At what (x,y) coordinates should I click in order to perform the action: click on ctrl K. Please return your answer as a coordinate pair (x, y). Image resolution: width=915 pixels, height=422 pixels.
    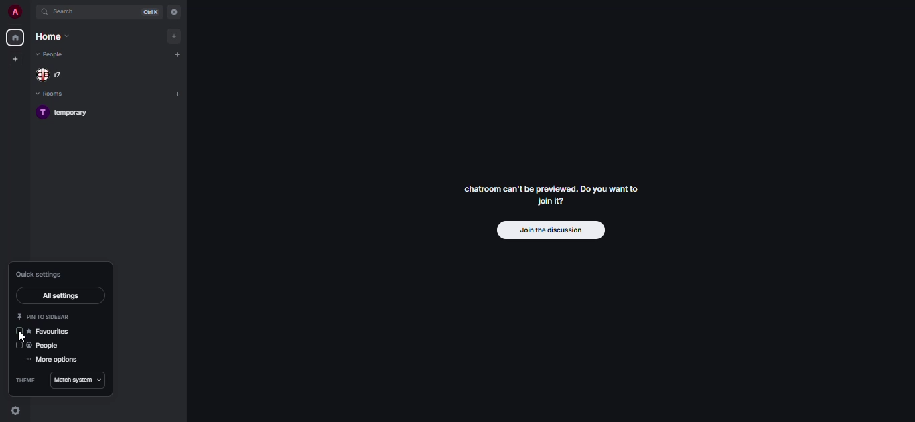
    Looking at the image, I should click on (147, 13).